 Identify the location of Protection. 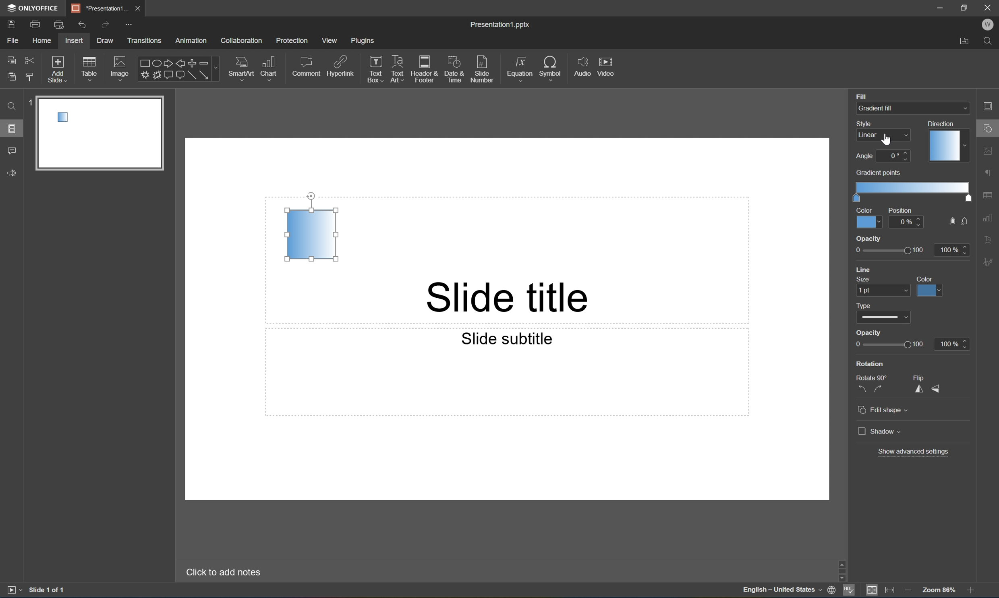
(292, 41).